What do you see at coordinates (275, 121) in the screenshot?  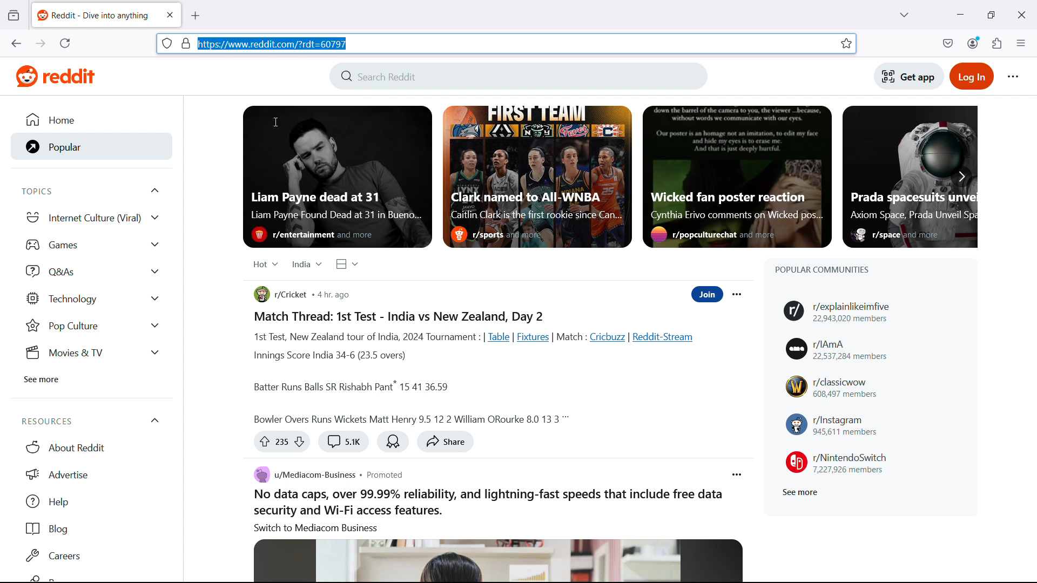 I see `cursor` at bounding box center [275, 121].